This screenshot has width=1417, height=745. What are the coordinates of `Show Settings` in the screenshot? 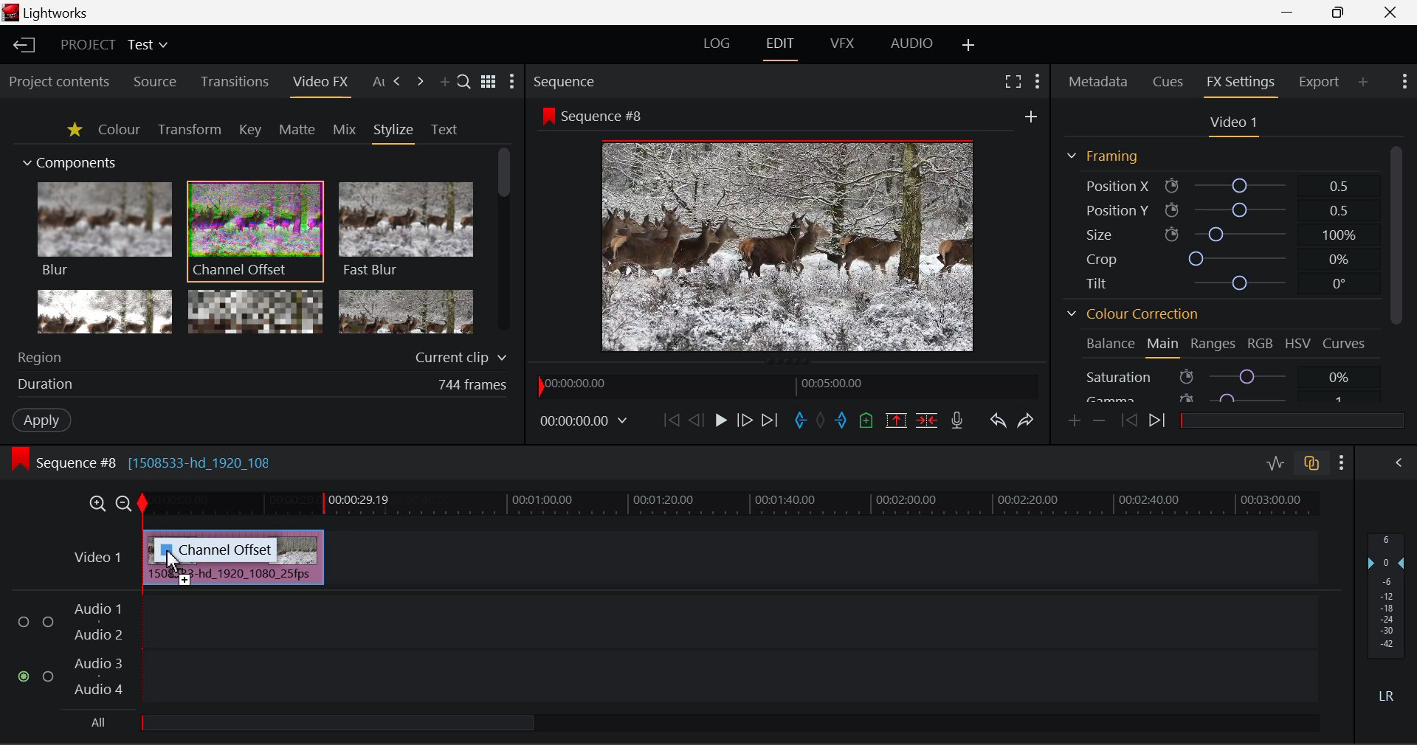 It's located at (1404, 81).